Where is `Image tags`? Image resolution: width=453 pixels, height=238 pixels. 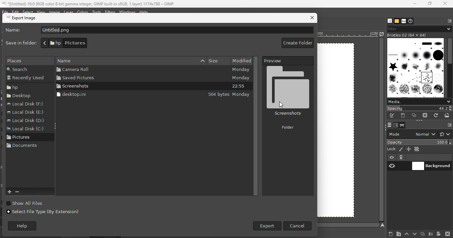
Image tags is located at coordinates (416, 68).